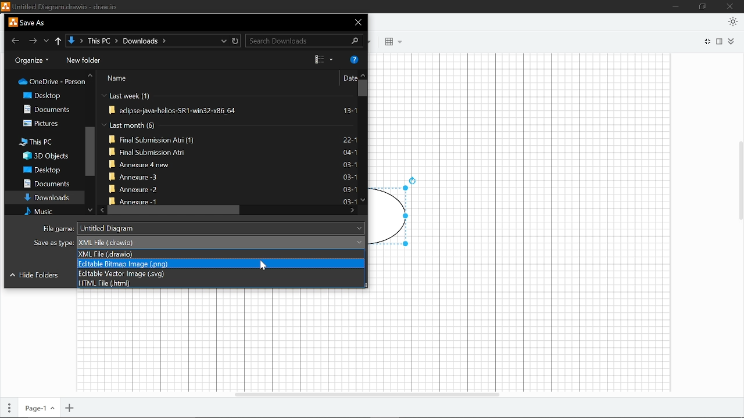  I want to click on This PC, so click(40, 142).